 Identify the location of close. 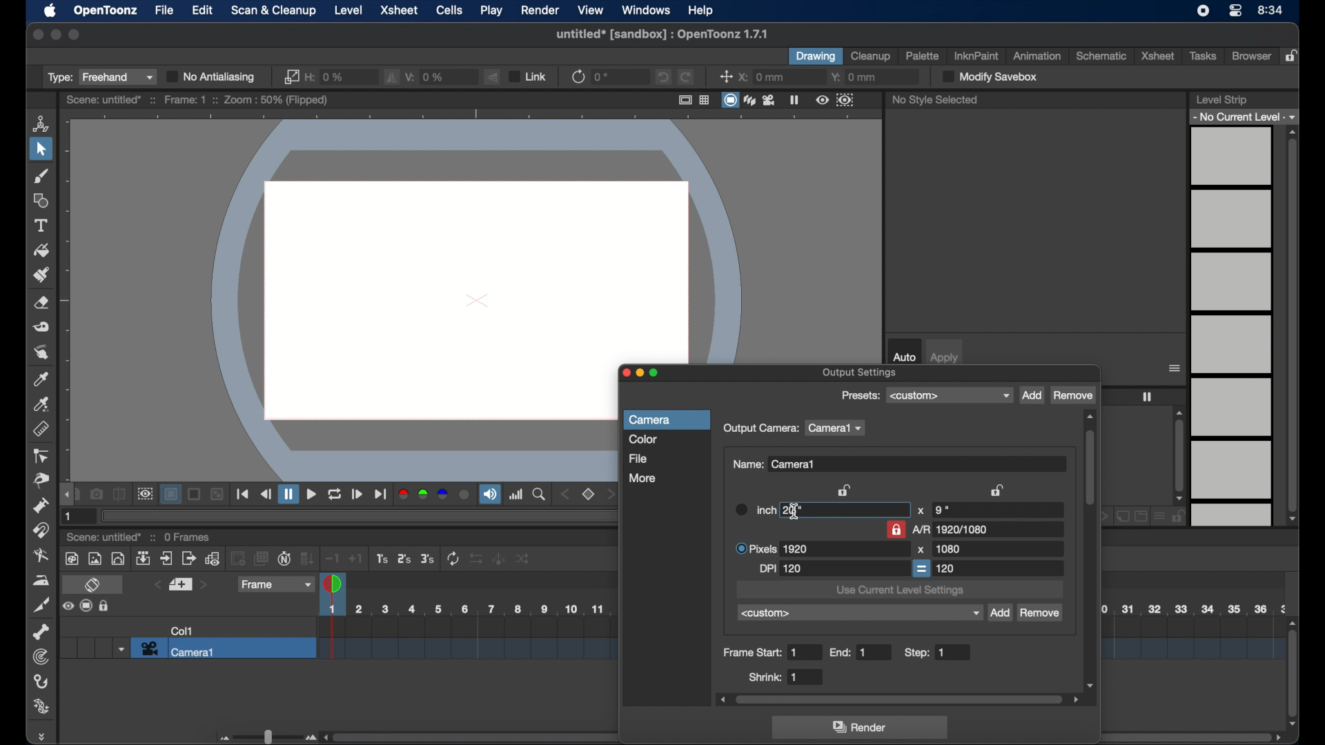
(623, 375).